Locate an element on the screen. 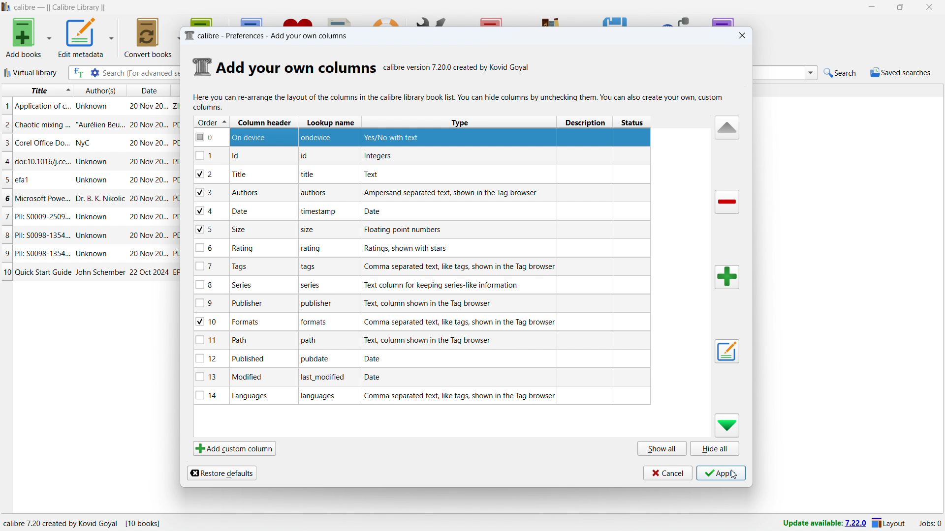  date is located at coordinates (148, 180).